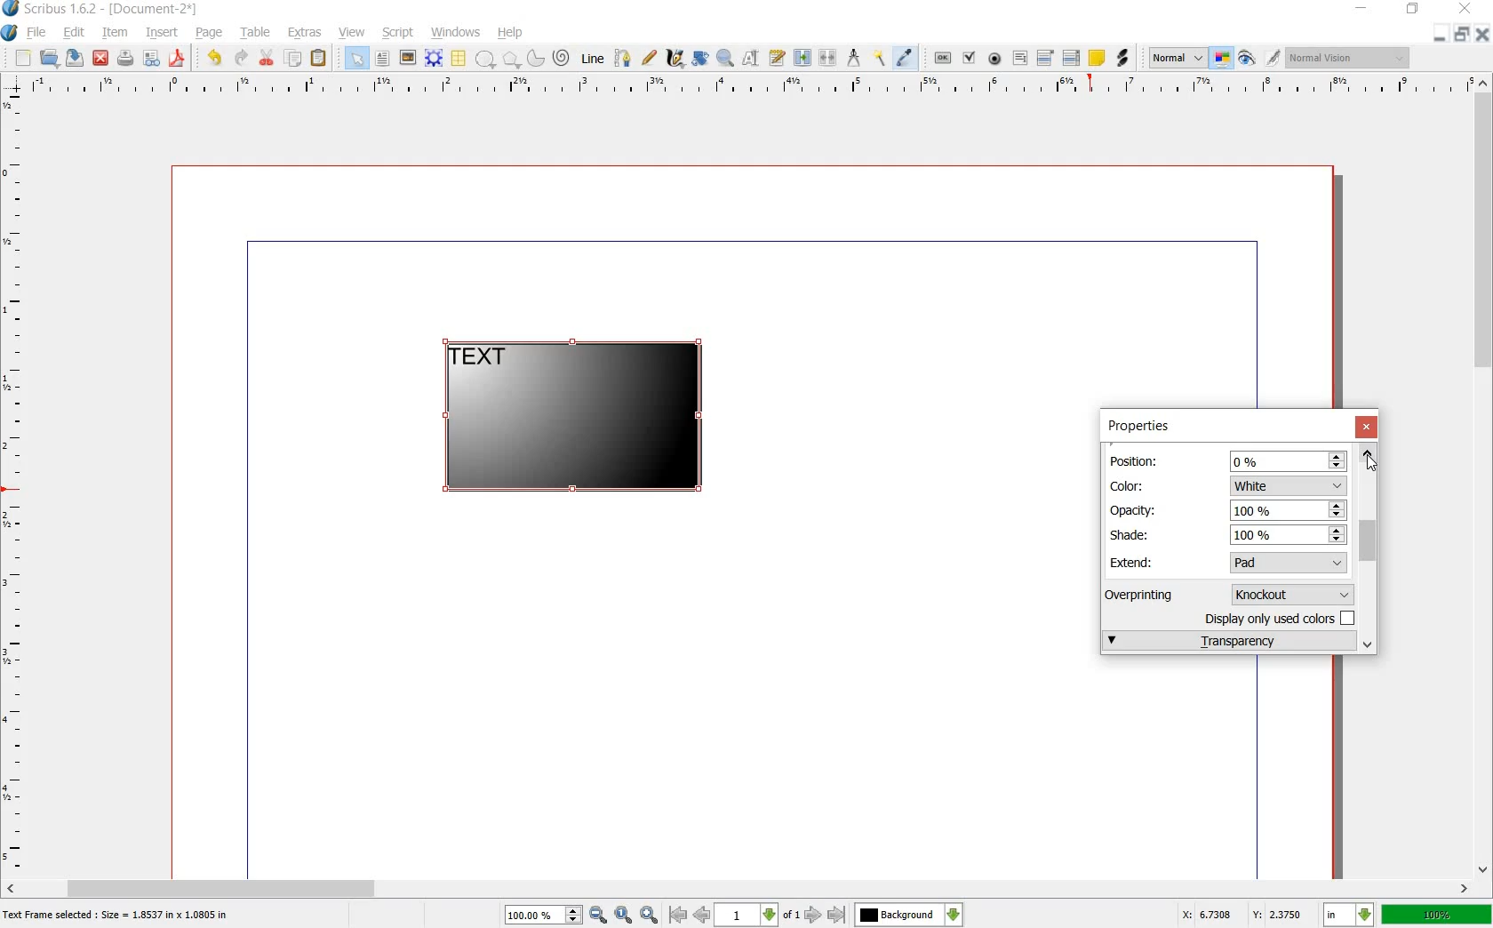 The image size is (1493, 928). I want to click on freehand line, so click(649, 57).